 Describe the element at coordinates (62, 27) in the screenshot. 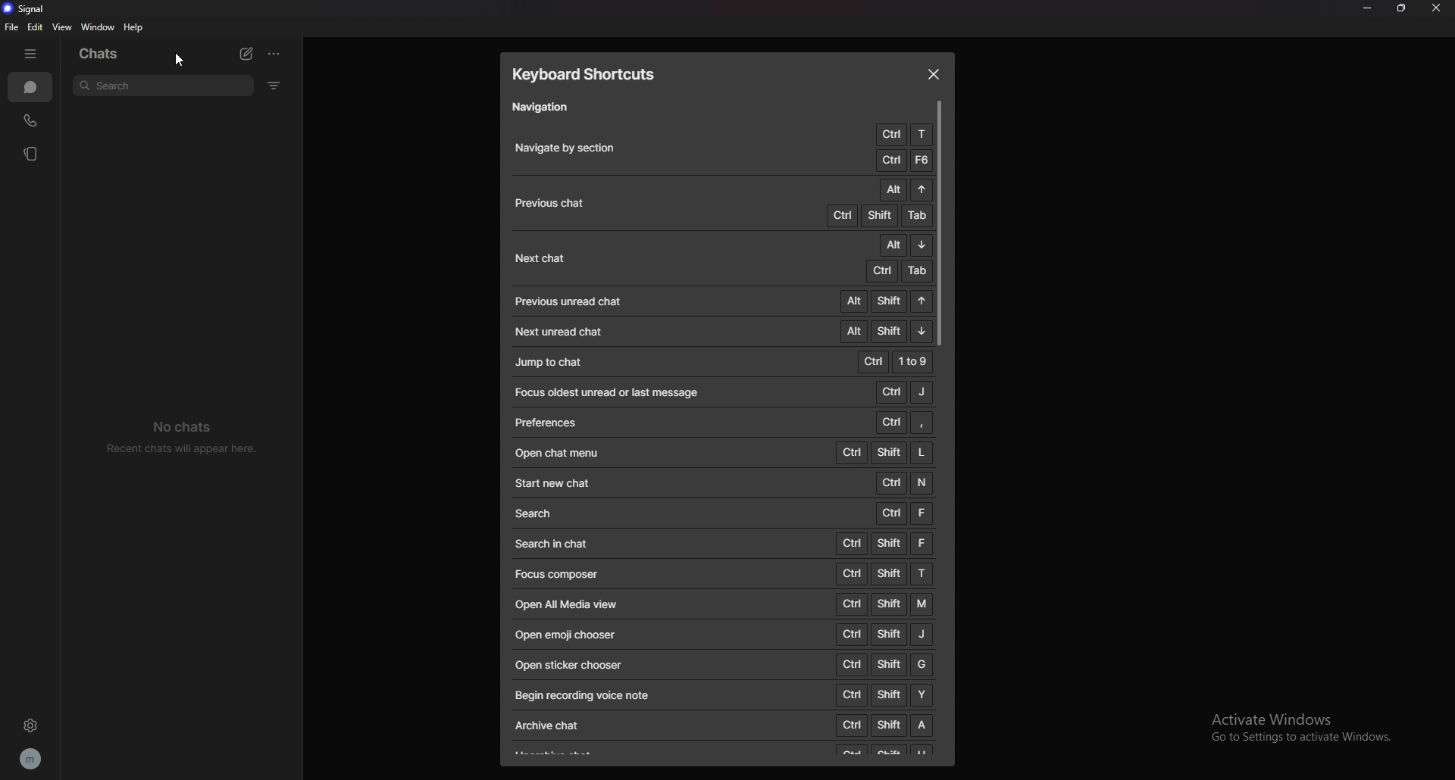

I see `view` at that location.